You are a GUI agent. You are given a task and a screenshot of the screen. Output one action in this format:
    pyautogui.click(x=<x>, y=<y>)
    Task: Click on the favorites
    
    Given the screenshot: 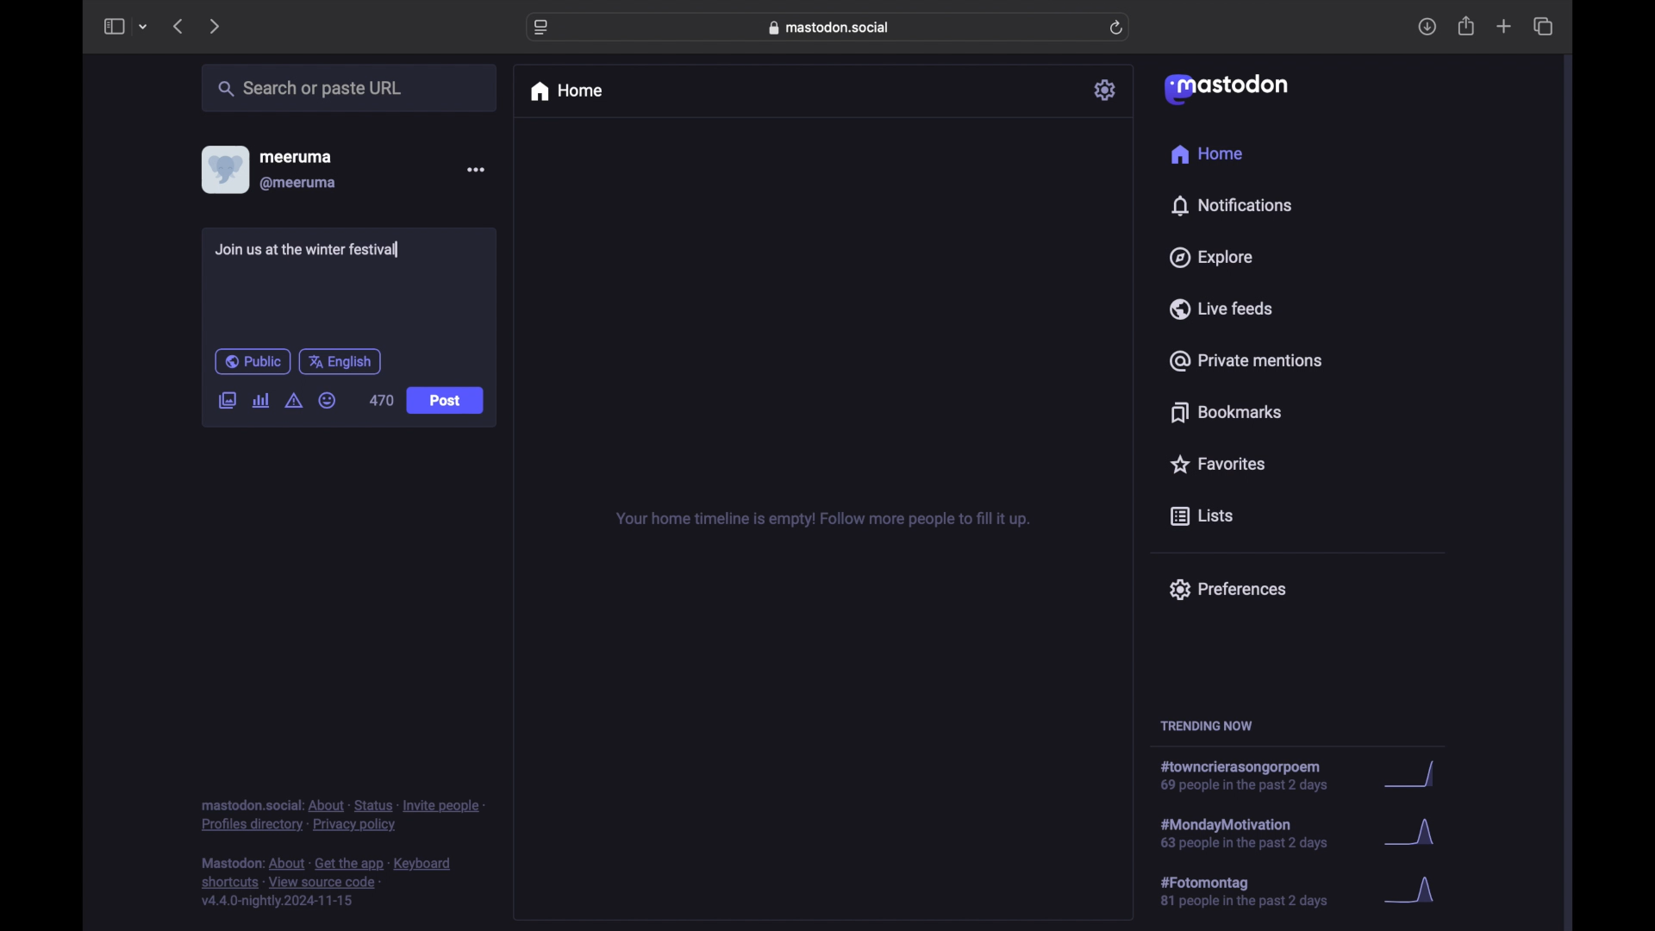 What is the action you would take?
    pyautogui.click(x=1216, y=464)
    